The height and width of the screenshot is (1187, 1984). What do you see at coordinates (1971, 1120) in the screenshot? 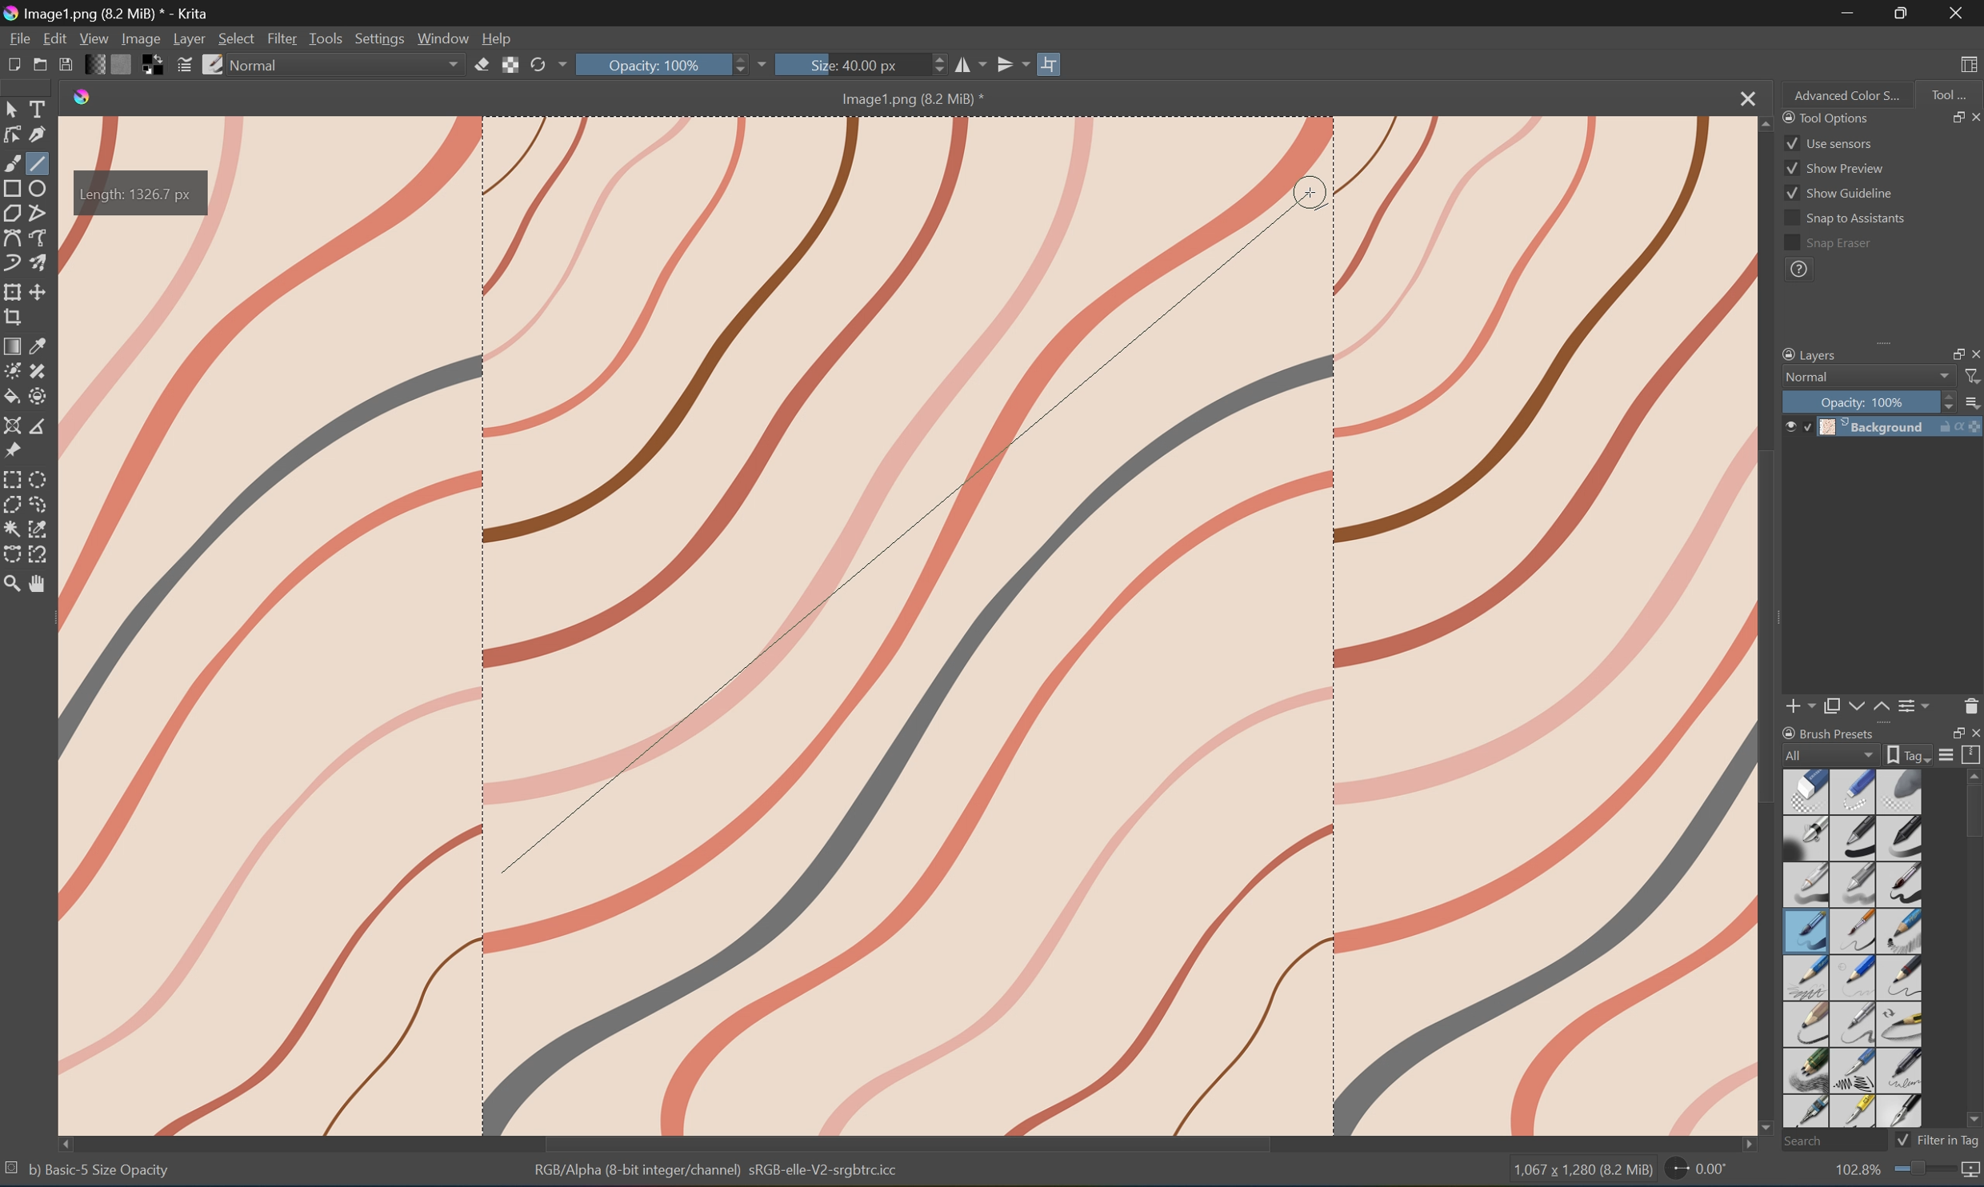
I see `Scroll Down` at bounding box center [1971, 1120].